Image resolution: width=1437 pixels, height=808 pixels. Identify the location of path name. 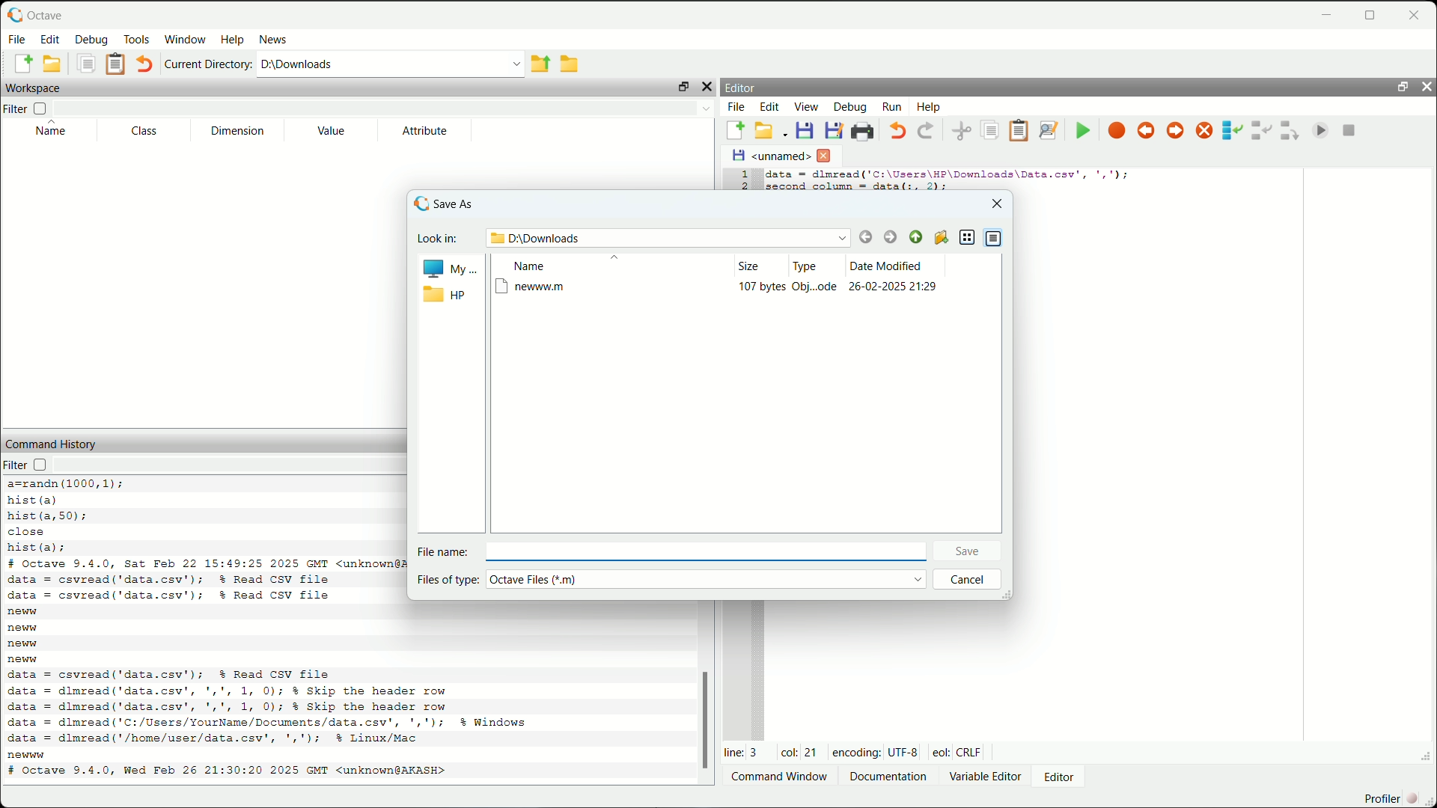
(668, 236).